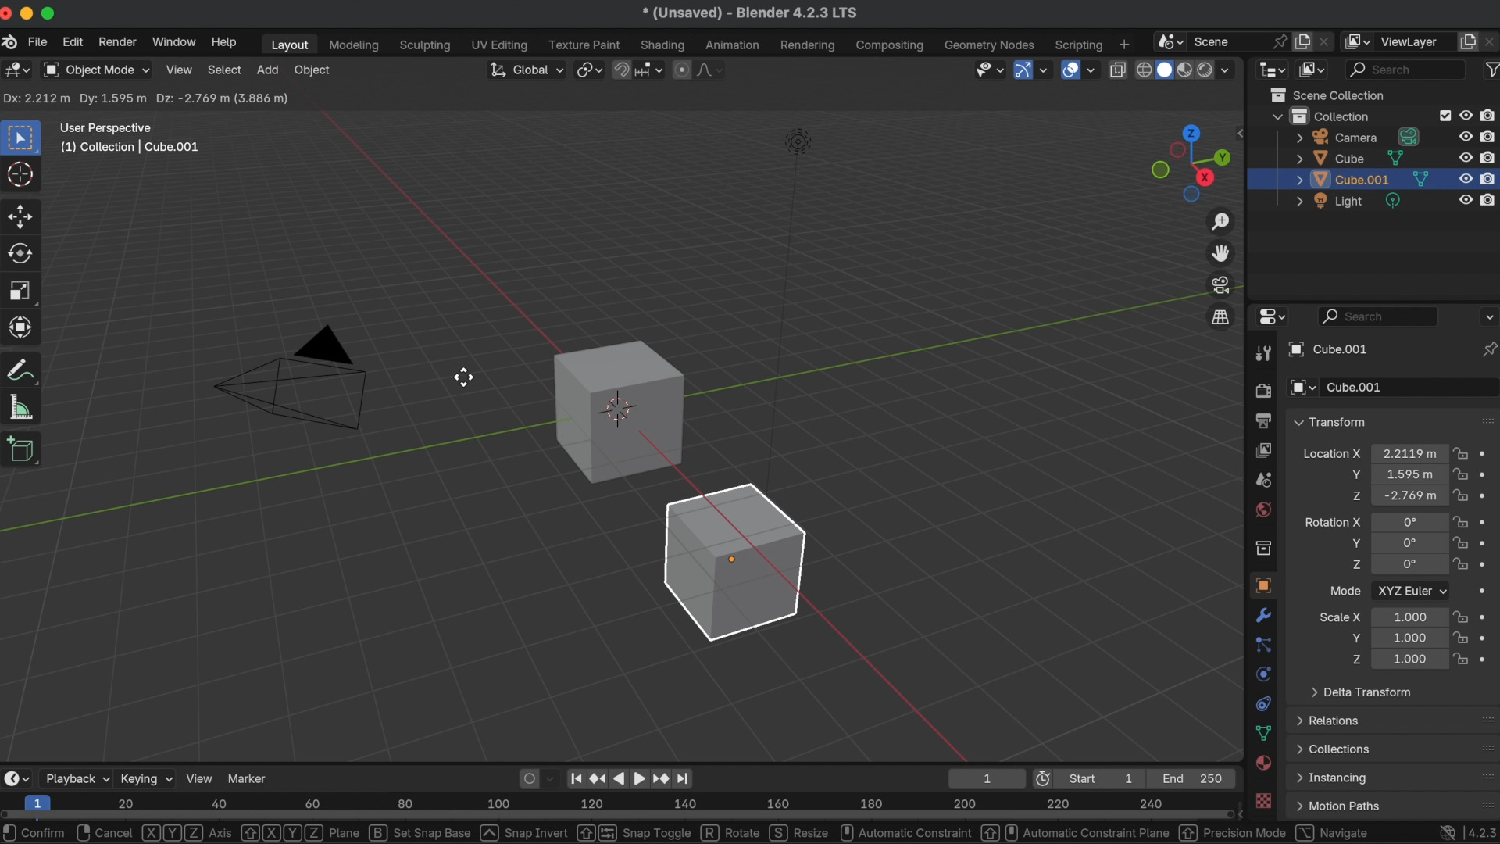  Describe the element at coordinates (37, 832) in the screenshot. I see `confirm` at that location.